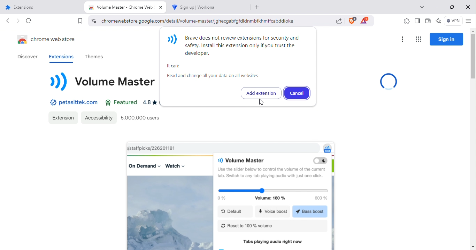 The height and width of the screenshot is (250, 476). I want to click on Wallet, so click(428, 20).